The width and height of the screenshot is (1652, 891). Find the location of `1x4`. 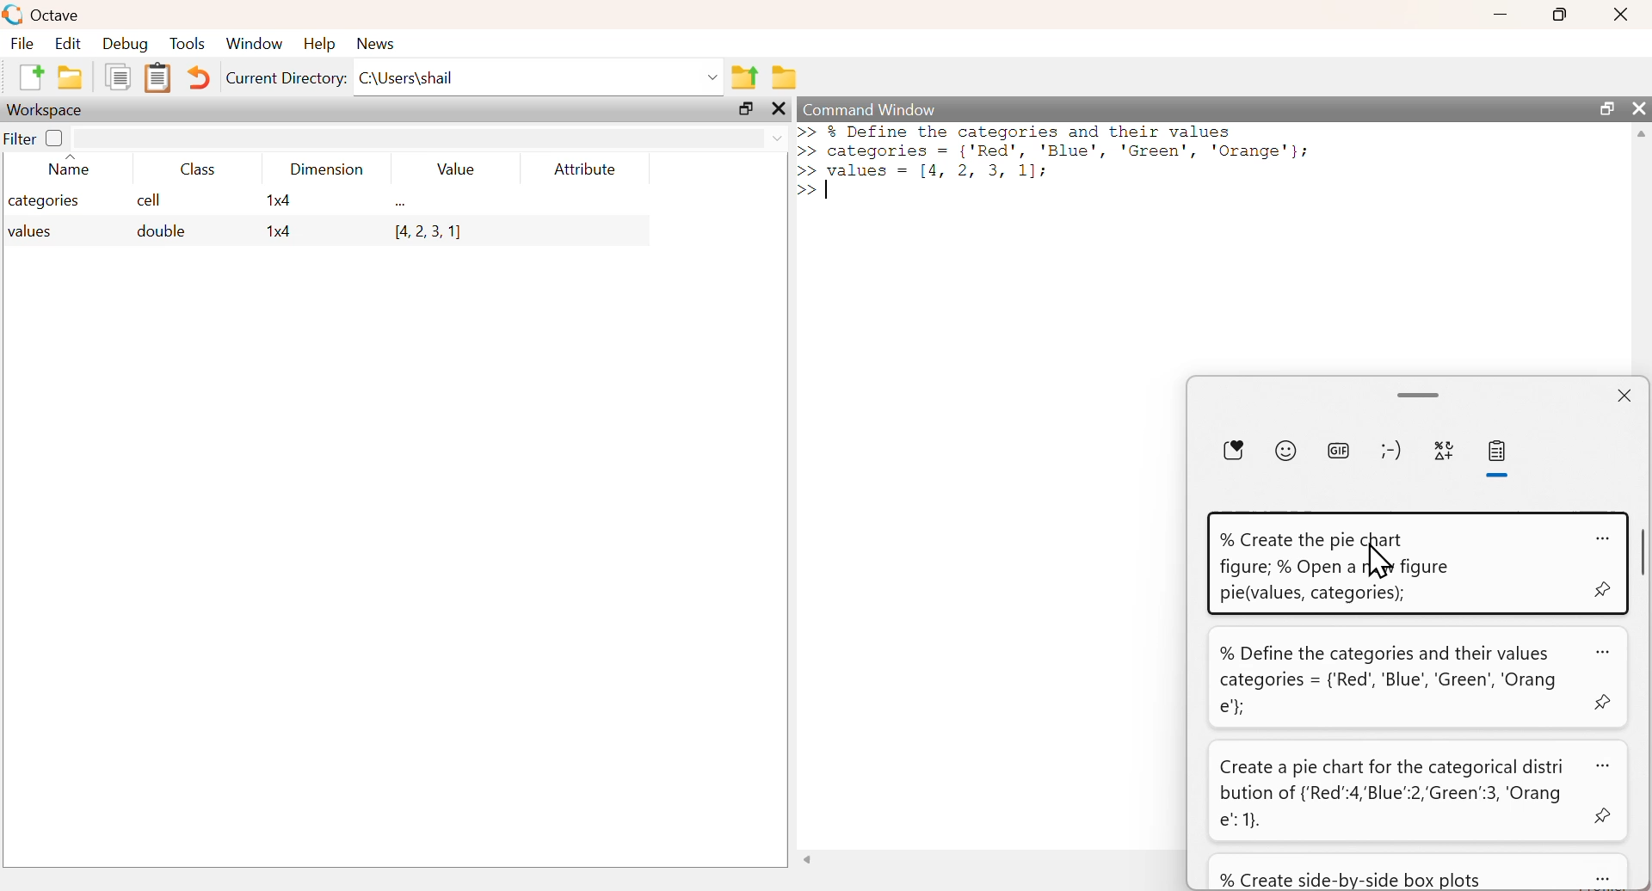

1x4 is located at coordinates (279, 201).